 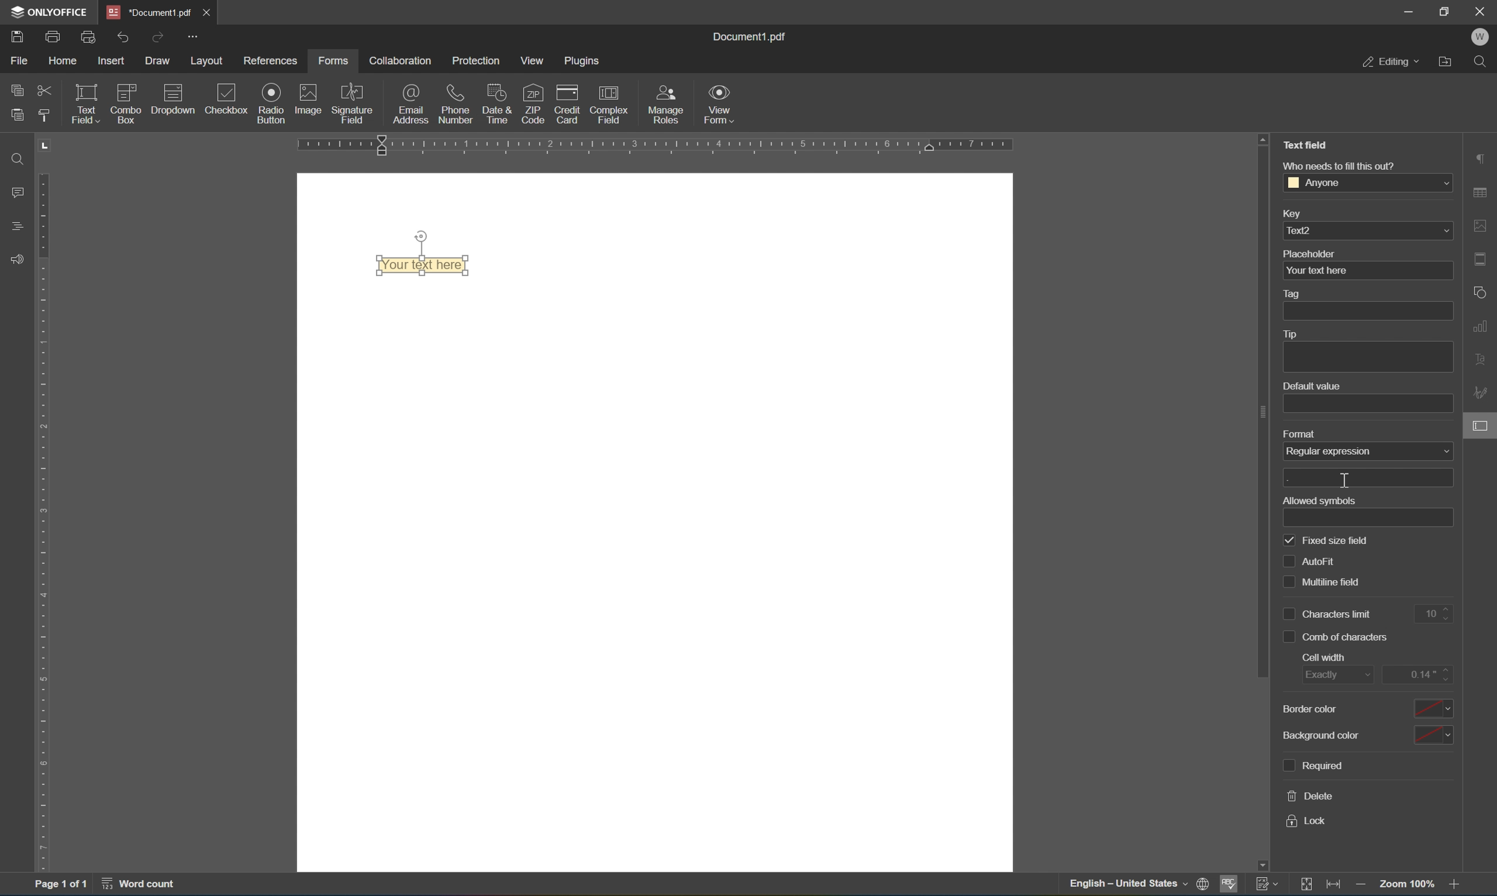 What do you see at coordinates (1297, 292) in the screenshot?
I see `tag` at bounding box center [1297, 292].